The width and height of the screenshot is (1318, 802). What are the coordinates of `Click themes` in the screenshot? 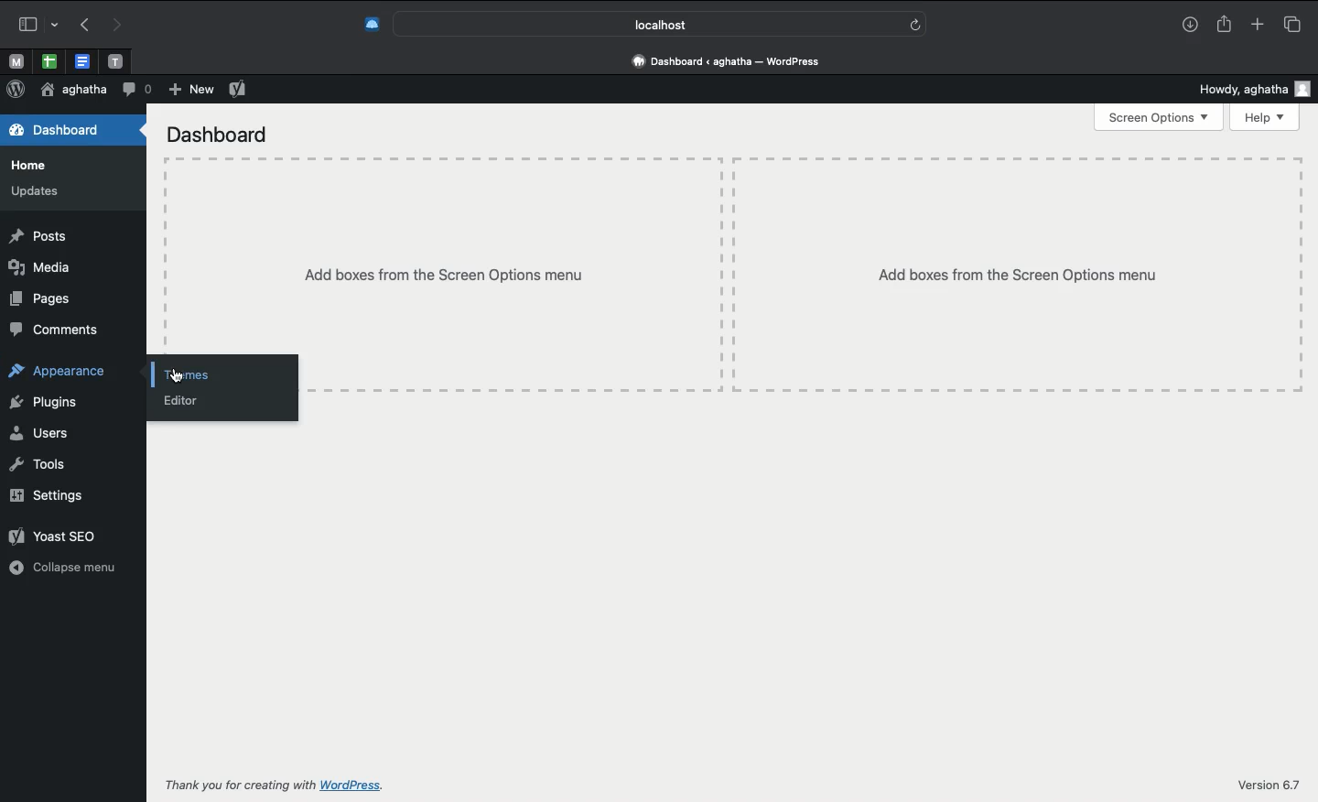 It's located at (196, 374).